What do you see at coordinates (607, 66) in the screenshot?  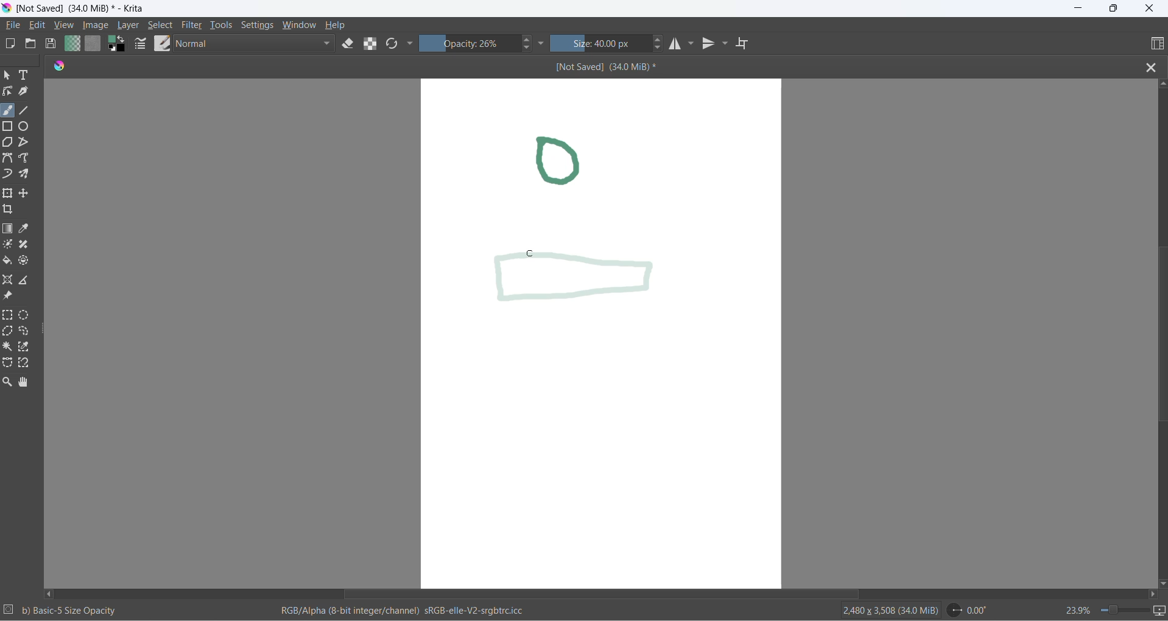 I see `[Not Saved] (340 MiB)*` at bounding box center [607, 66].